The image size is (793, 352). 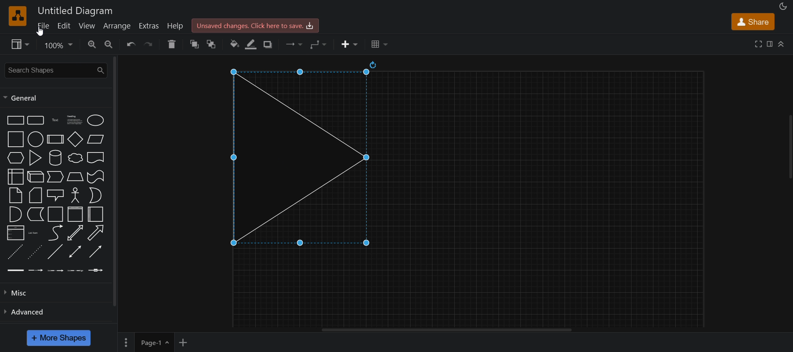 I want to click on note, so click(x=15, y=195).